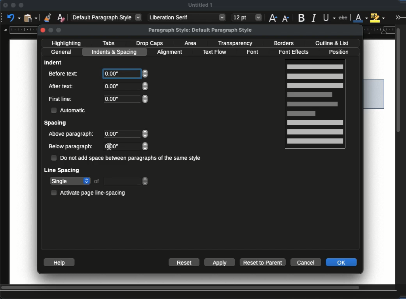  I want to click on line spacing, so click(63, 171).